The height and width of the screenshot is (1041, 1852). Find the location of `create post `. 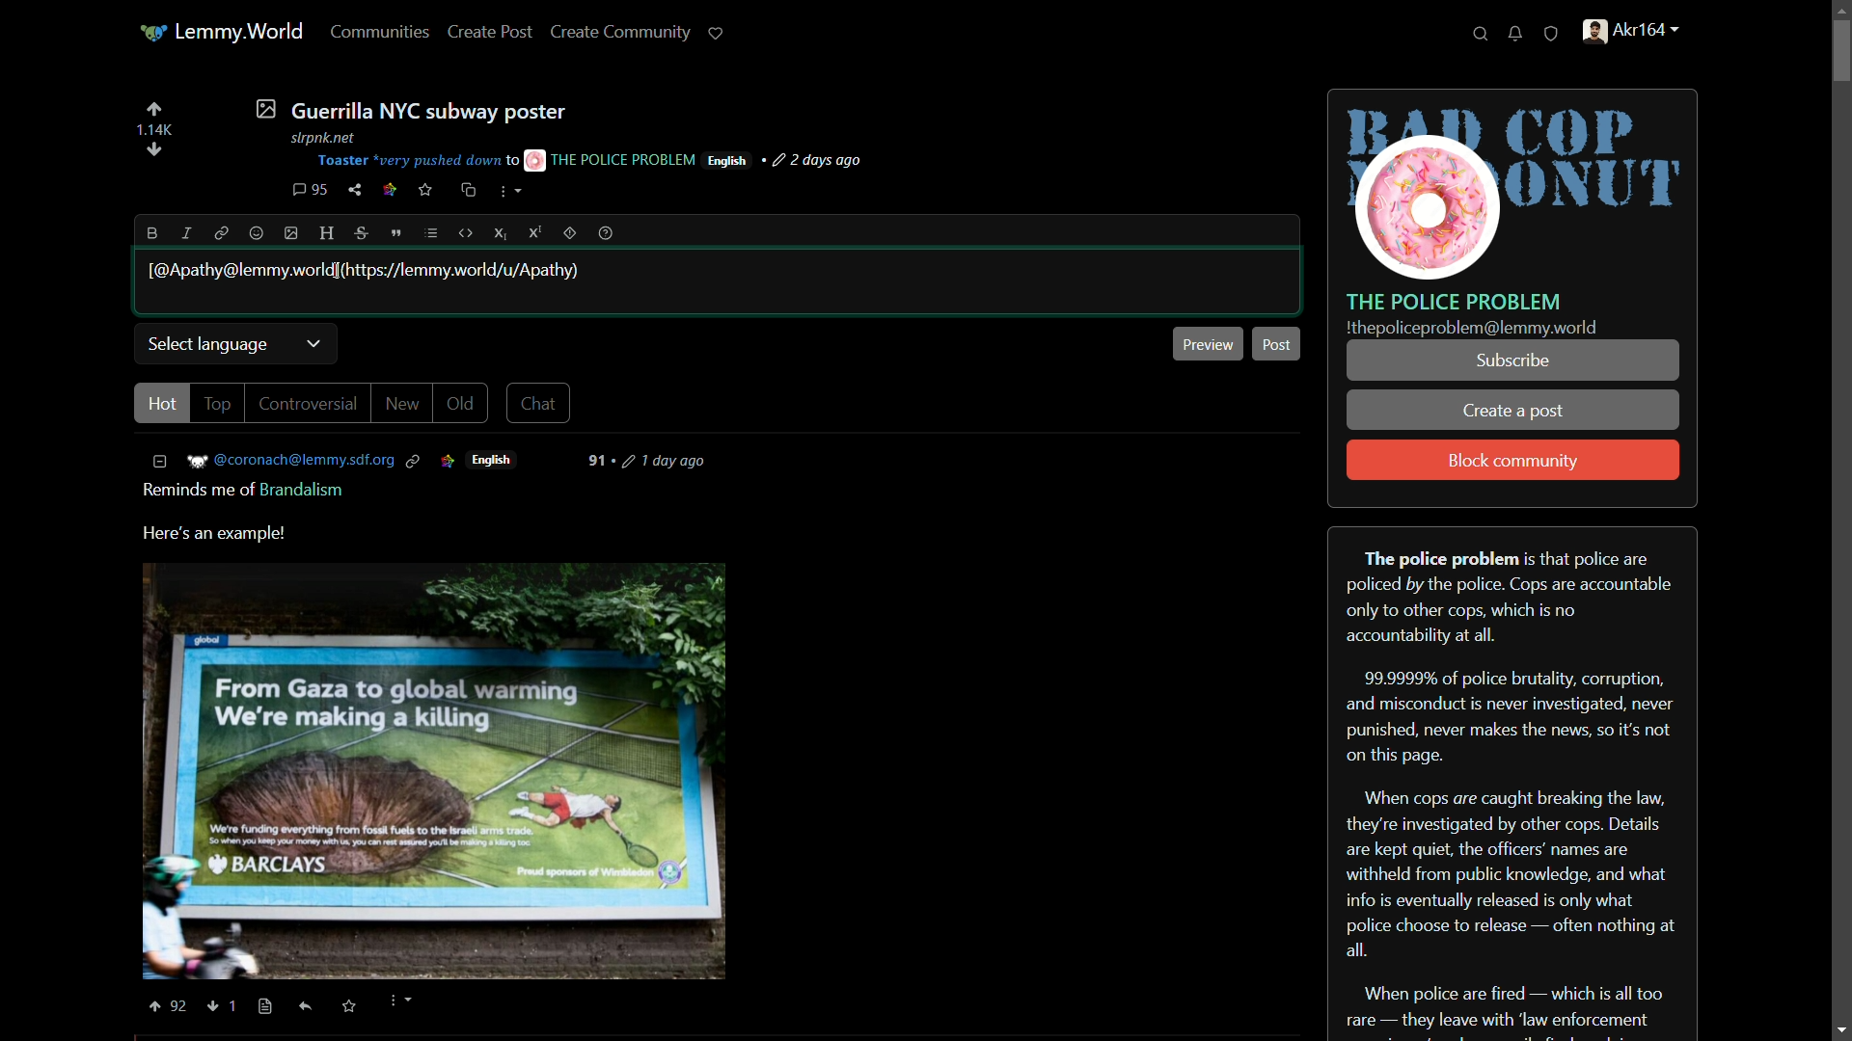

create post  is located at coordinates (491, 33).